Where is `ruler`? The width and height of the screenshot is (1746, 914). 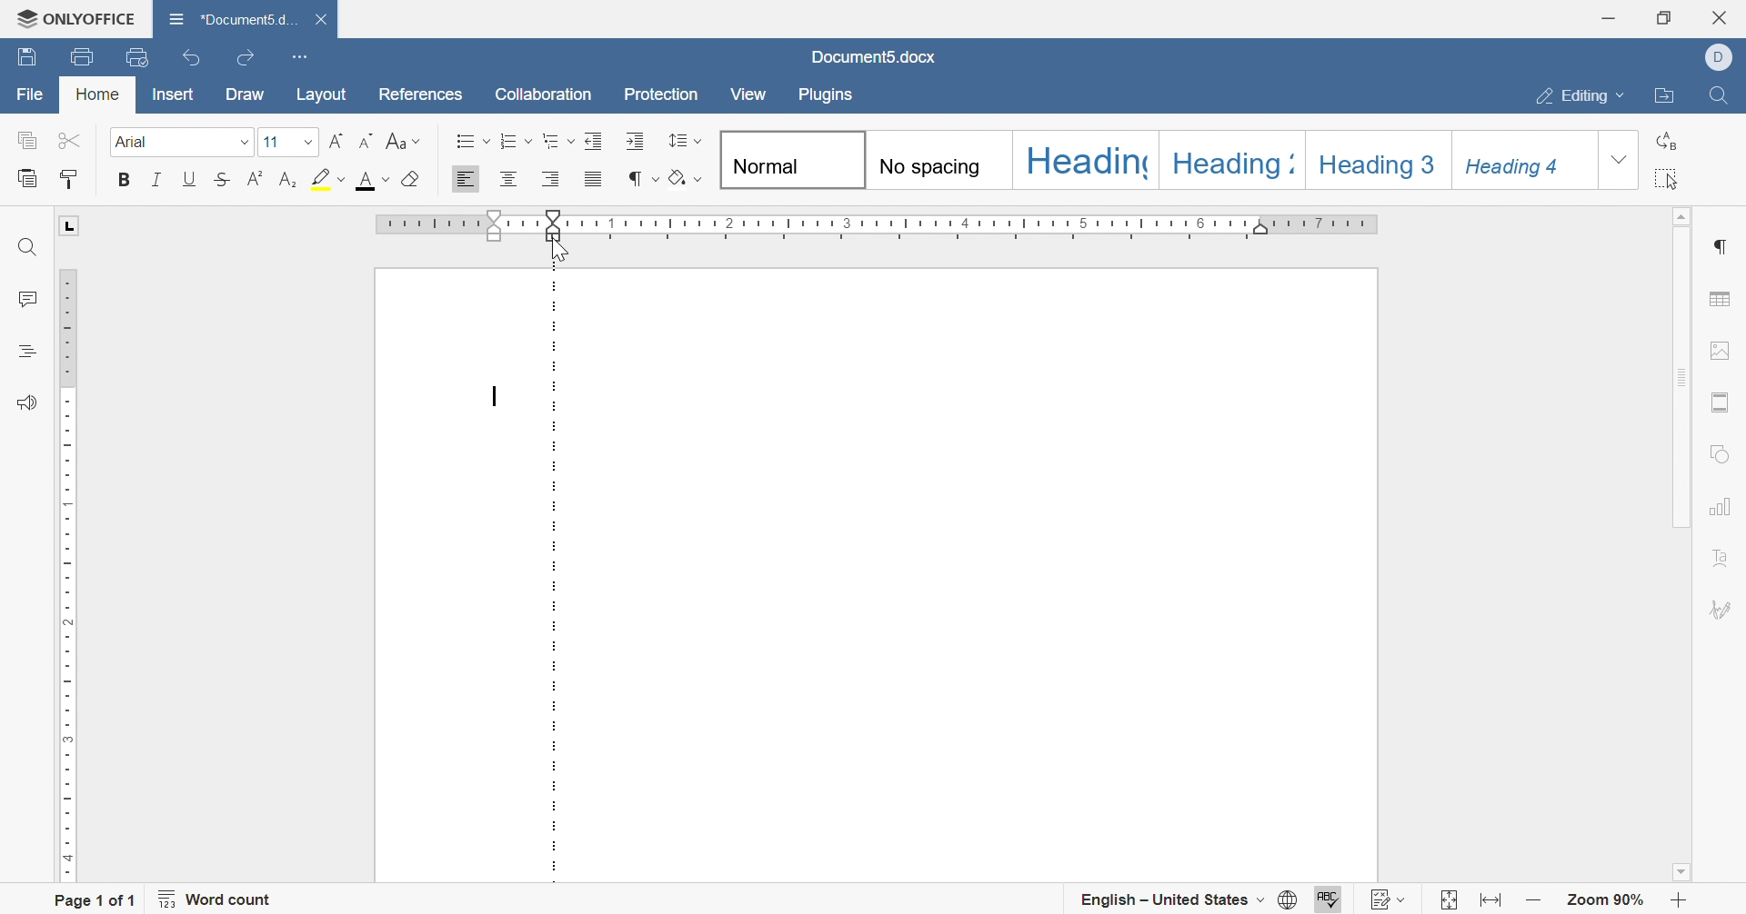 ruler is located at coordinates (457, 226).